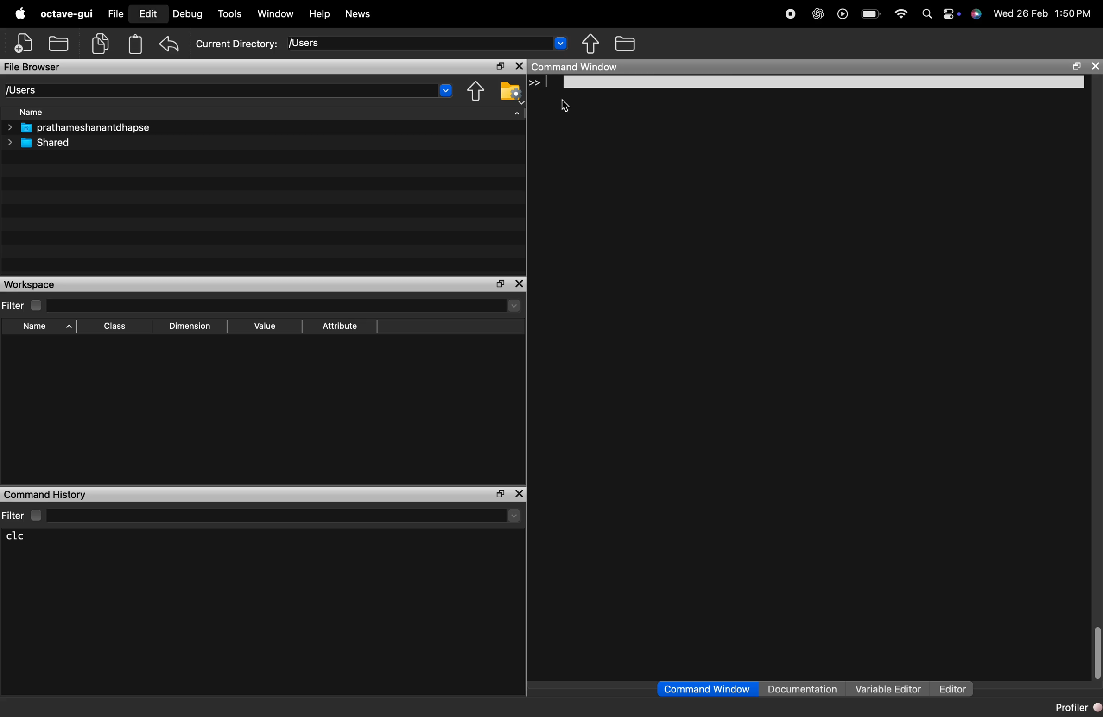 The image size is (1103, 717). Describe the element at coordinates (533, 82) in the screenshot. I see `New line` at that location.